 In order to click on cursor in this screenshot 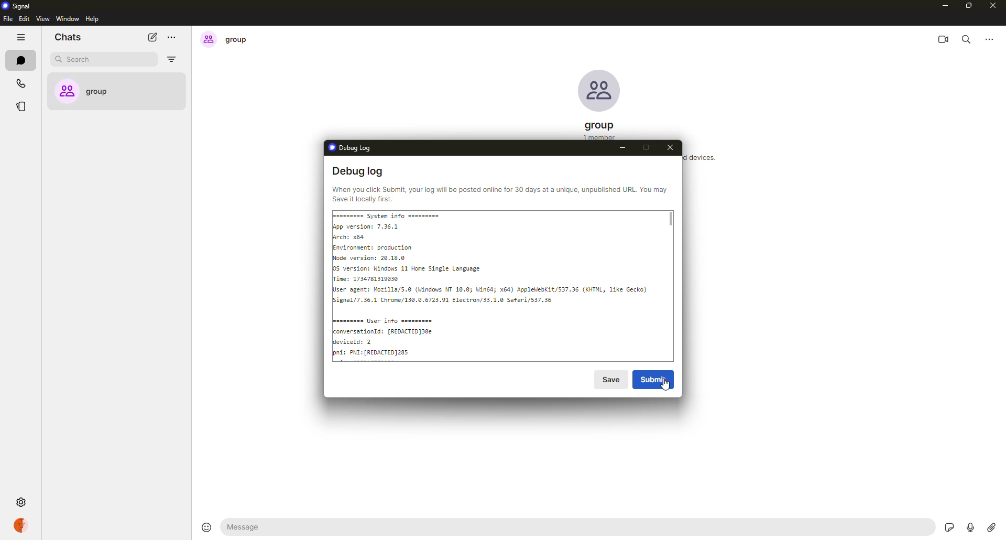, I will do `click(665, 387)`.